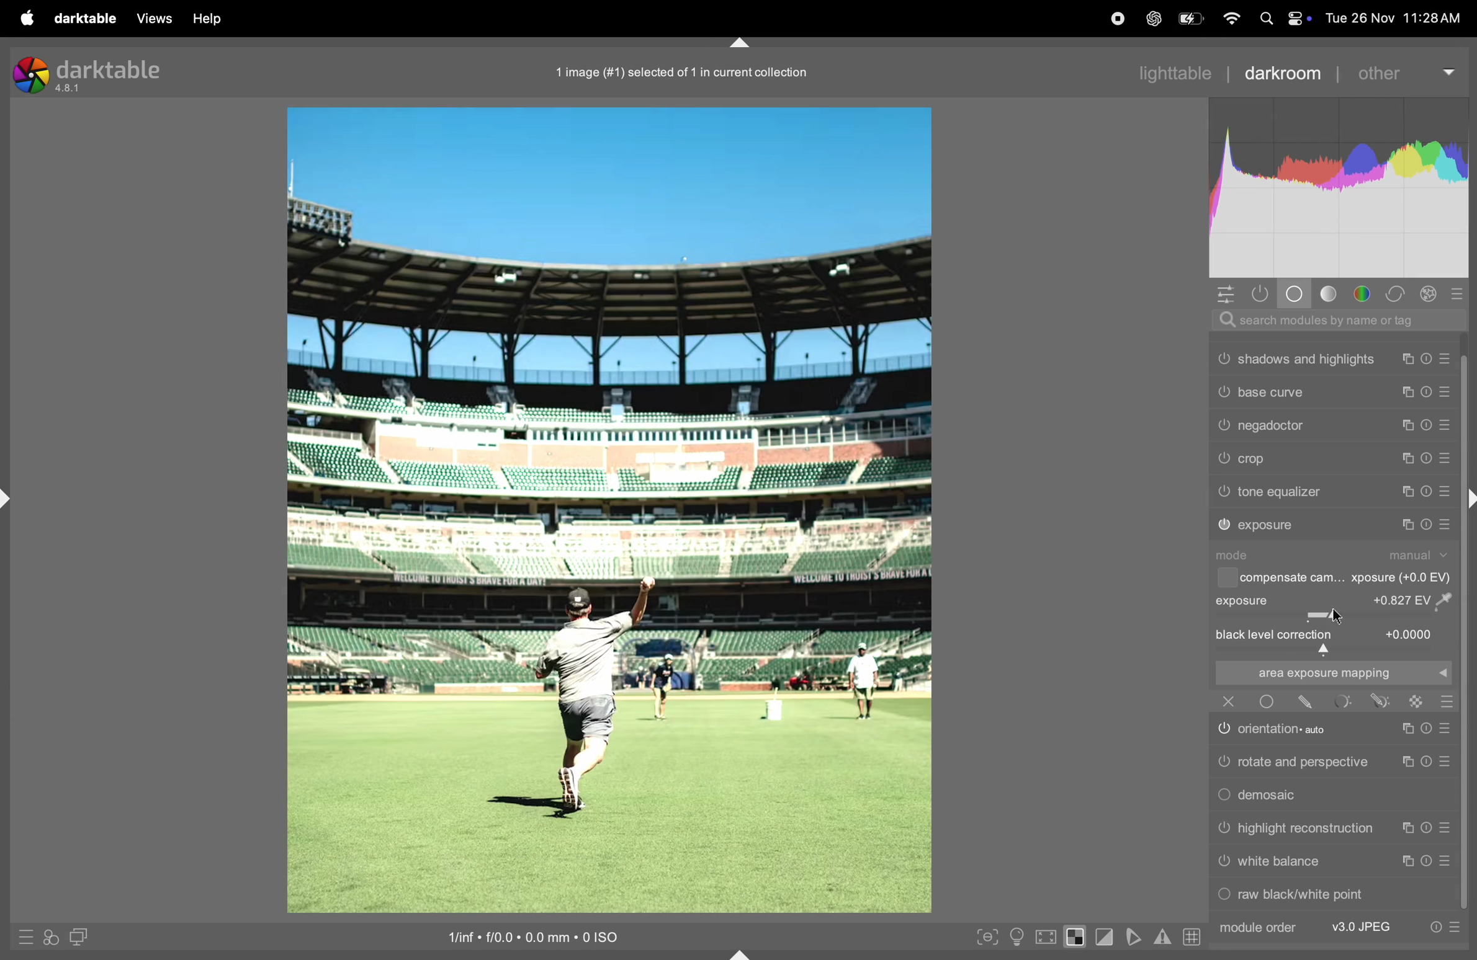 Image resolution: width=1477 pixels, height=960 pixels. What do you see at coordinates (83, 17) in the screenshot?
I see `dark table` at bounding box center [83, 17].